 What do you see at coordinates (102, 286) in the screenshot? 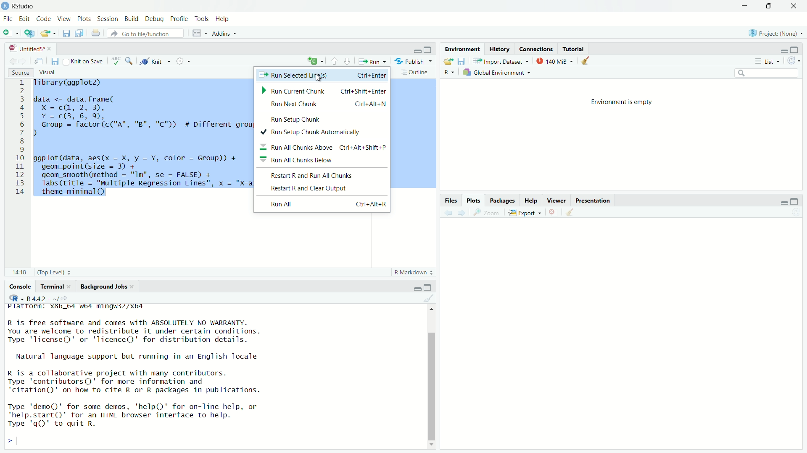
I see `Background Jobs` at bounding box center [102, 286].